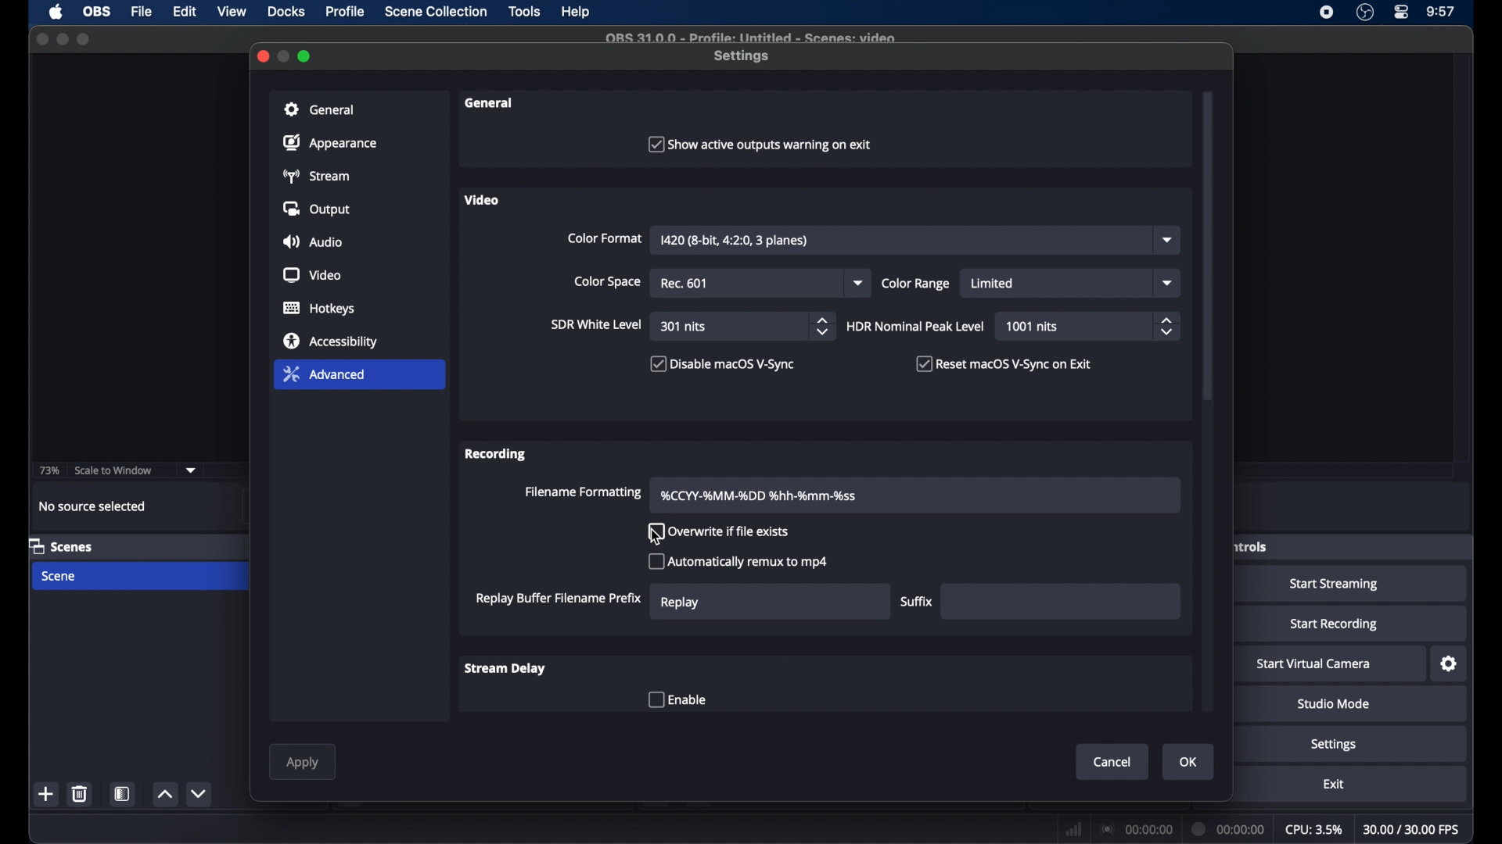 This screenshot has width=1502, height=844. Describe the element at coordinates (1033, 327) in the screenshot. I see `1001 nits` at that location.